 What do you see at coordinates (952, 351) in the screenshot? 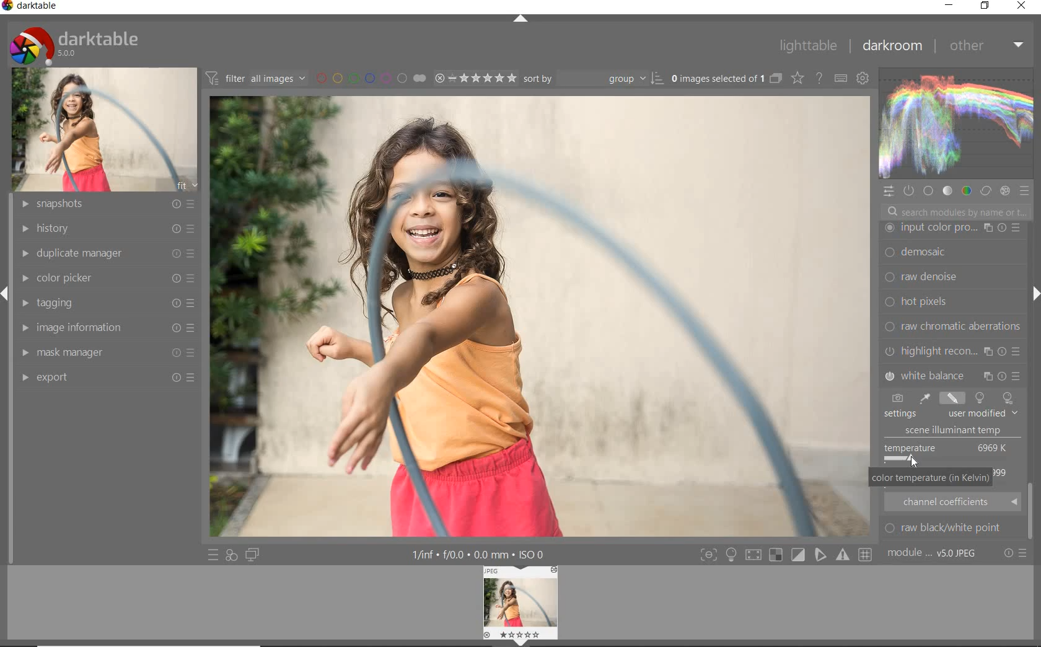
I see `vignetting` at bounding box center [952, 351].